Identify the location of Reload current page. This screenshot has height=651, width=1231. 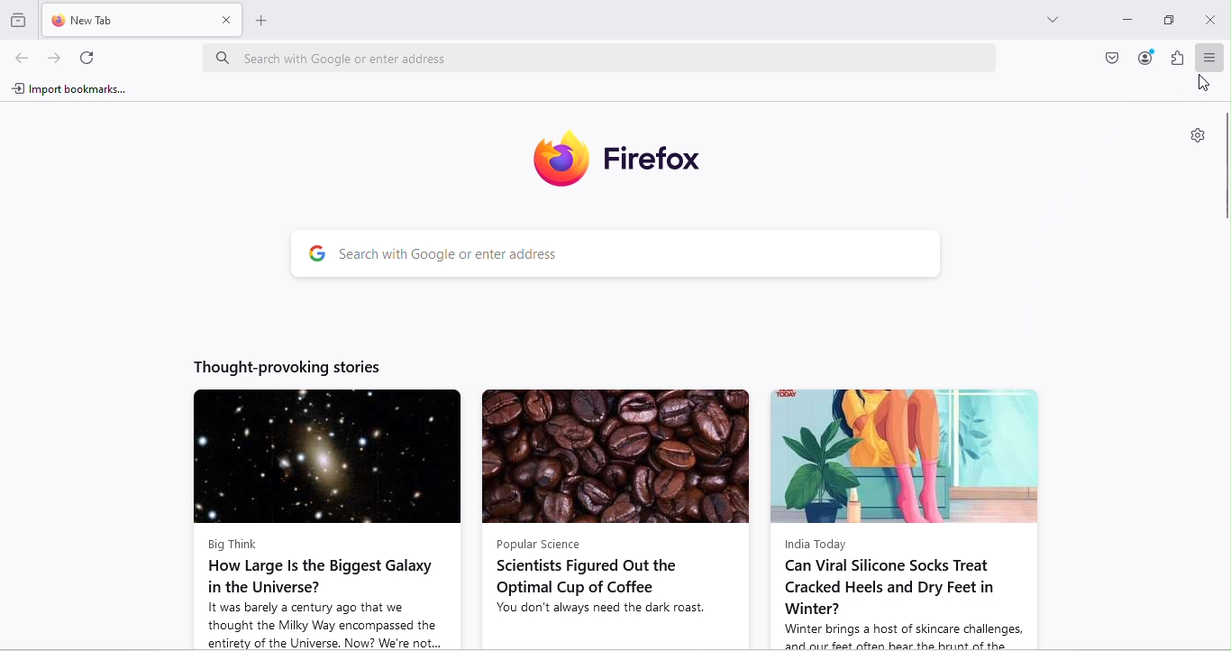
(89, 58).